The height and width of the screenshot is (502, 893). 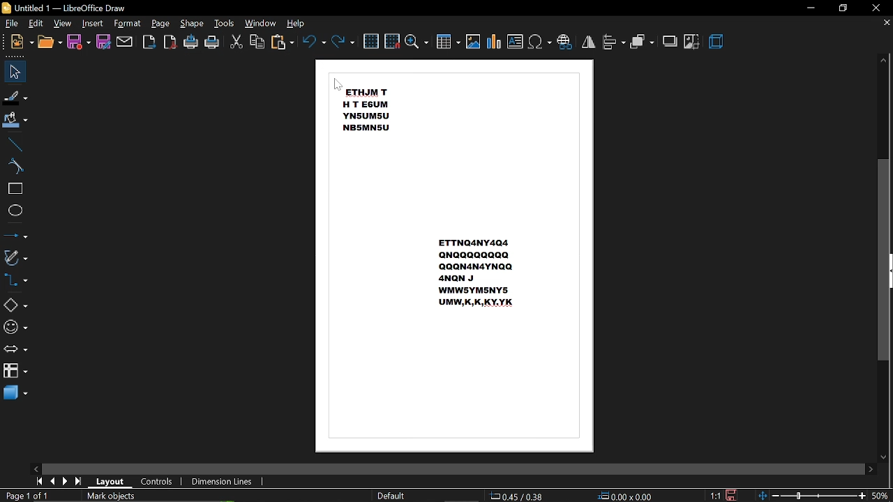 What do you see at coordinates (160, 23) in the screenshot?
I see `page` at bounding box center [160, 23].